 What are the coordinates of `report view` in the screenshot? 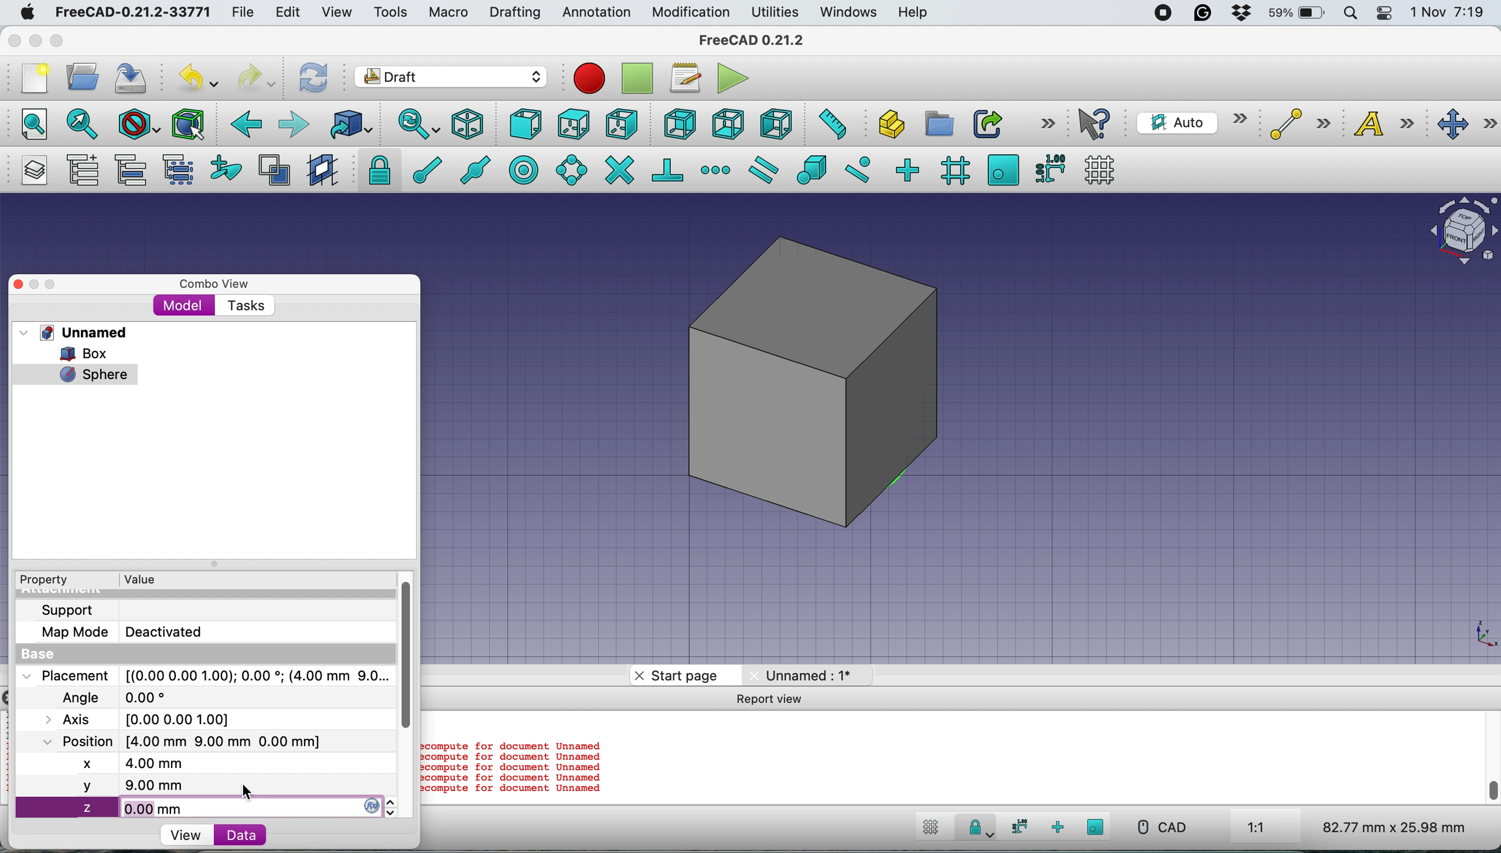 It's located at (774, 701).